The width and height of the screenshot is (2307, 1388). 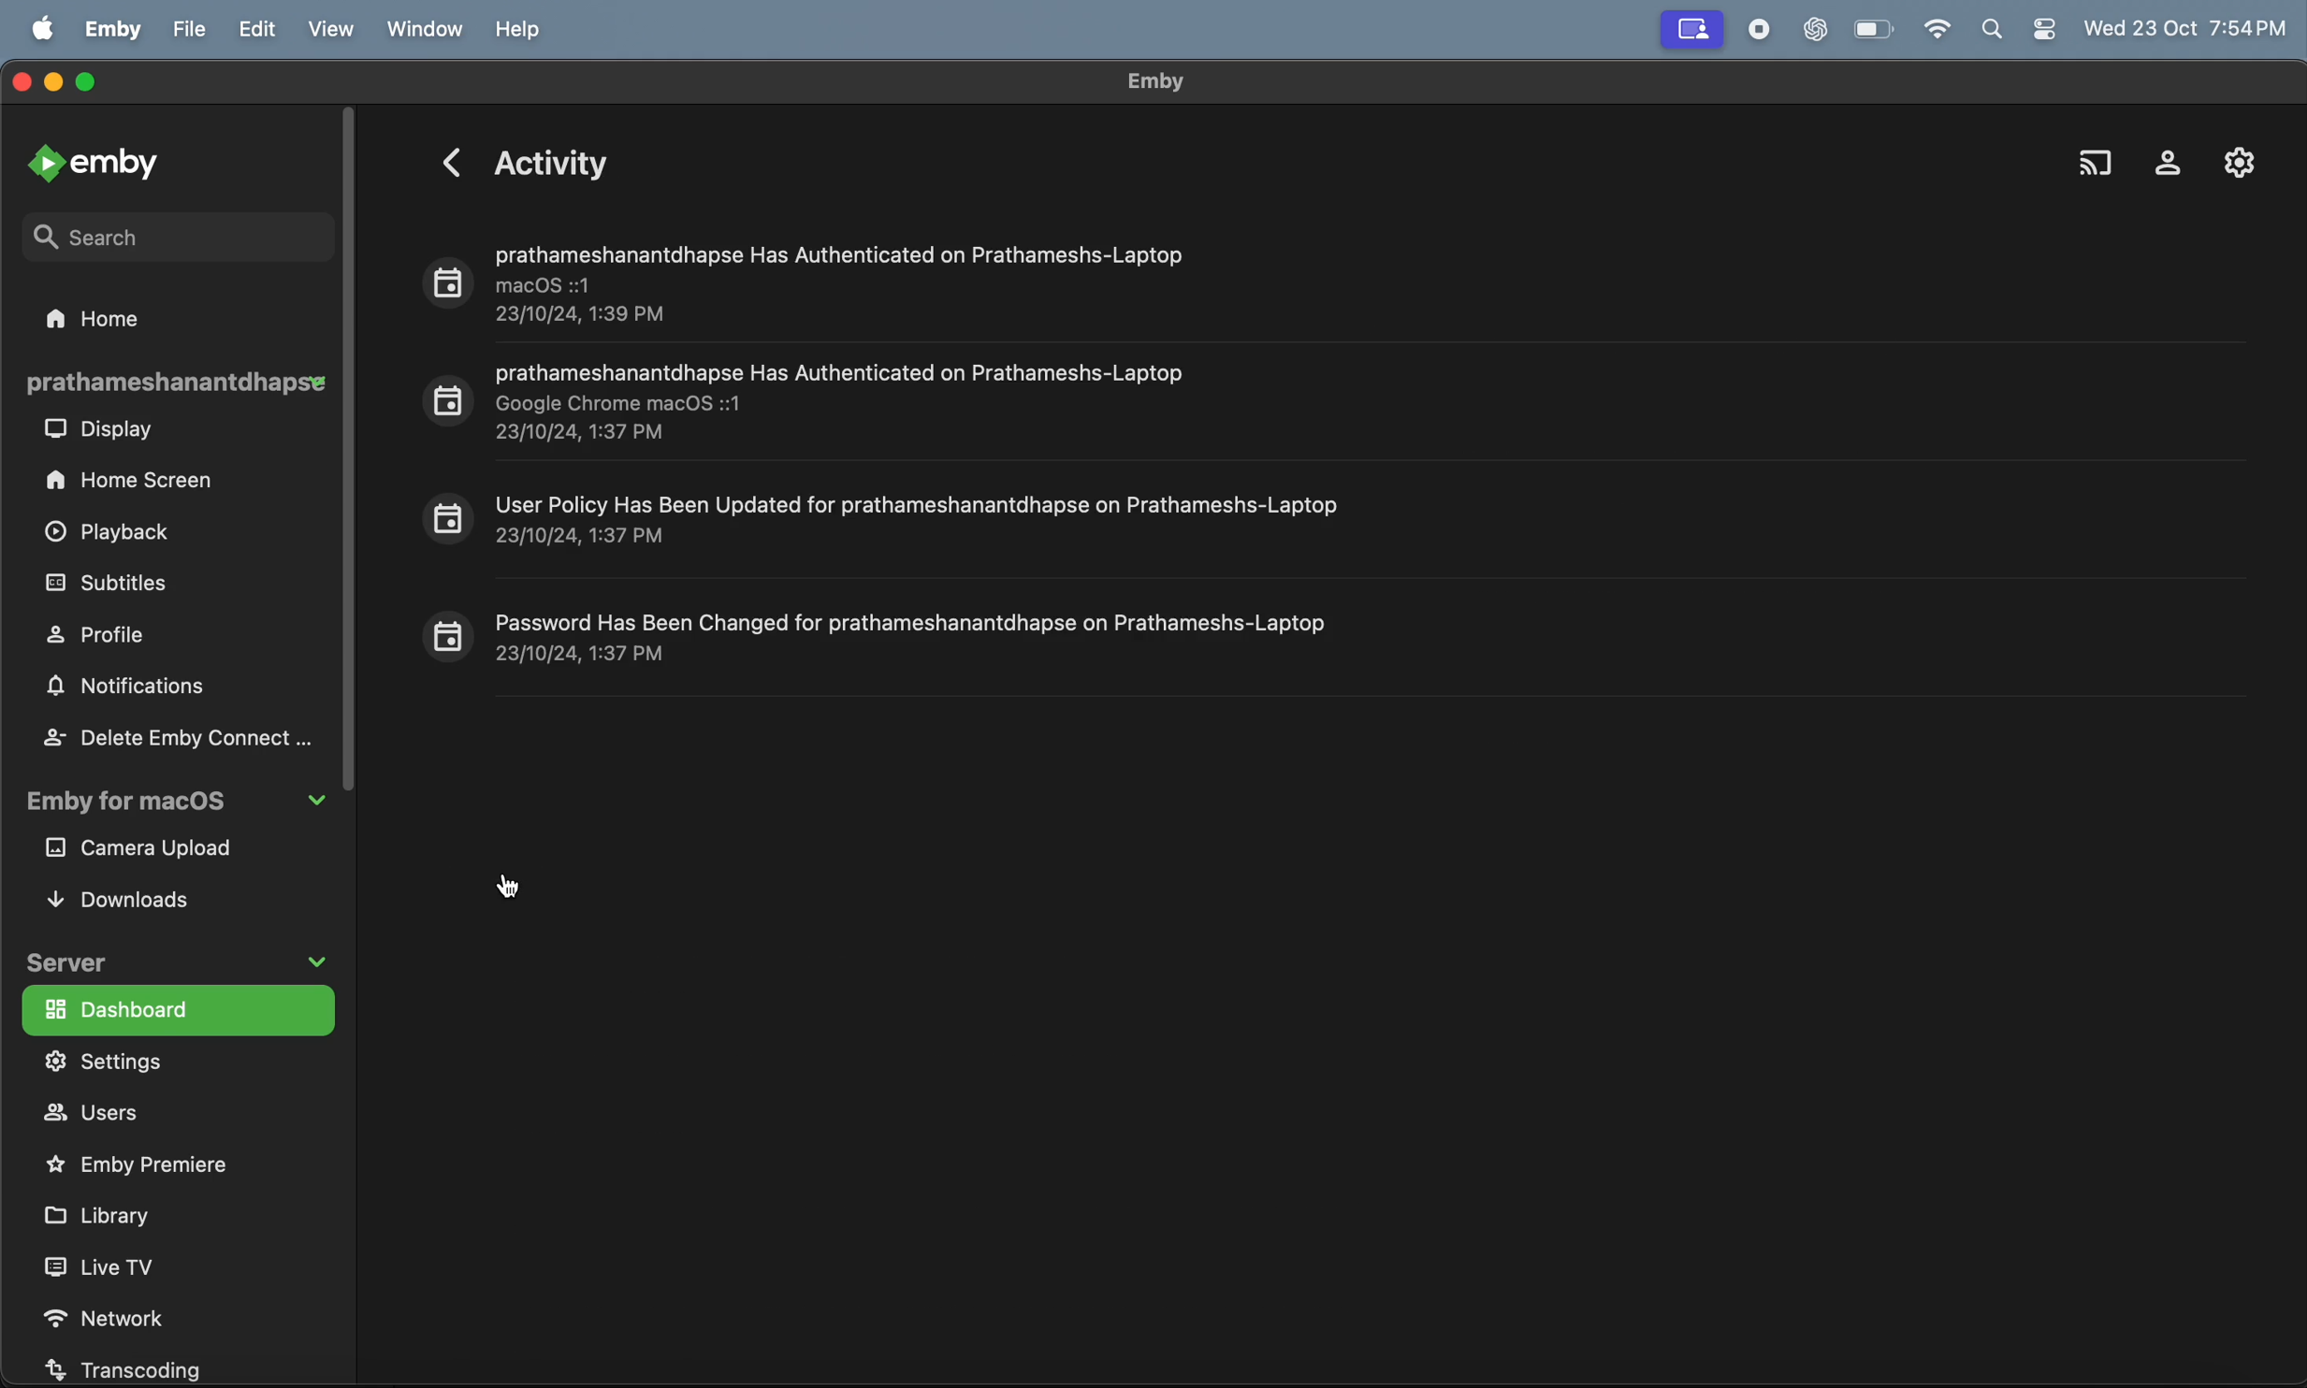 I want to click on delete emby connect, so click(x=175, y=736).